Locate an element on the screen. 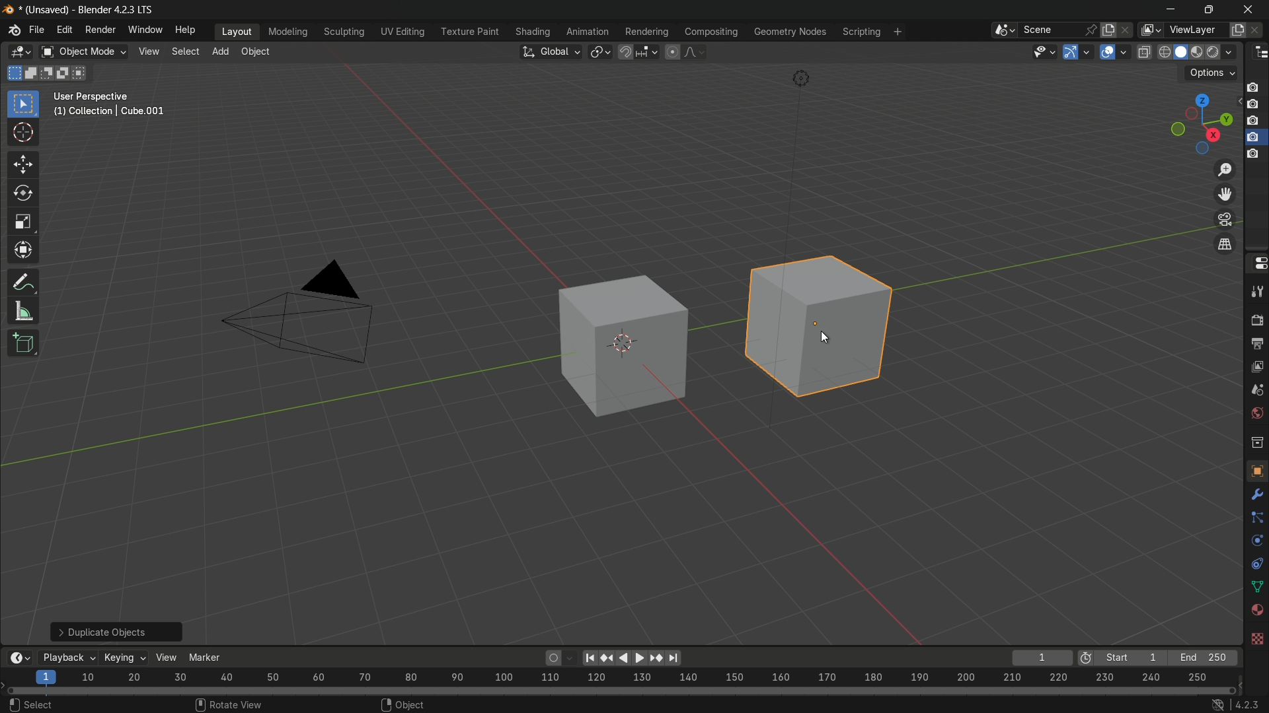  move the view is located at coordinates (1227, 195).